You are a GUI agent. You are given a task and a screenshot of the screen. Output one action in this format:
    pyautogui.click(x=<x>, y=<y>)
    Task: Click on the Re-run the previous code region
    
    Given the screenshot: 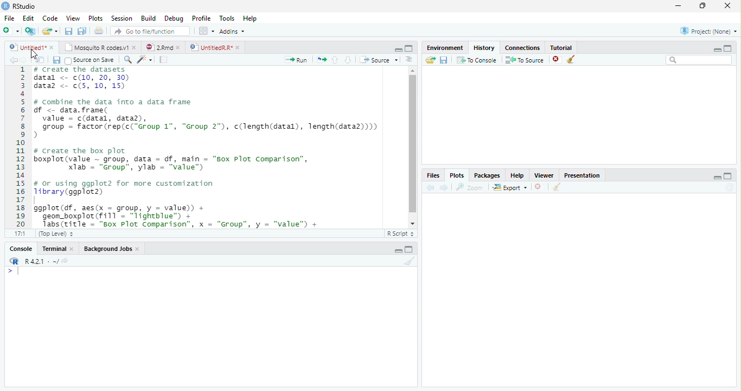 What is the action you would take?
    pyautogui.click(x=321, y=60)
    